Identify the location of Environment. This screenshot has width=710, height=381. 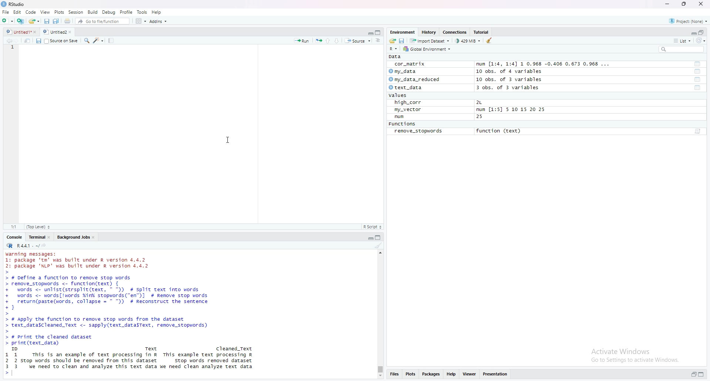
(402, 33).